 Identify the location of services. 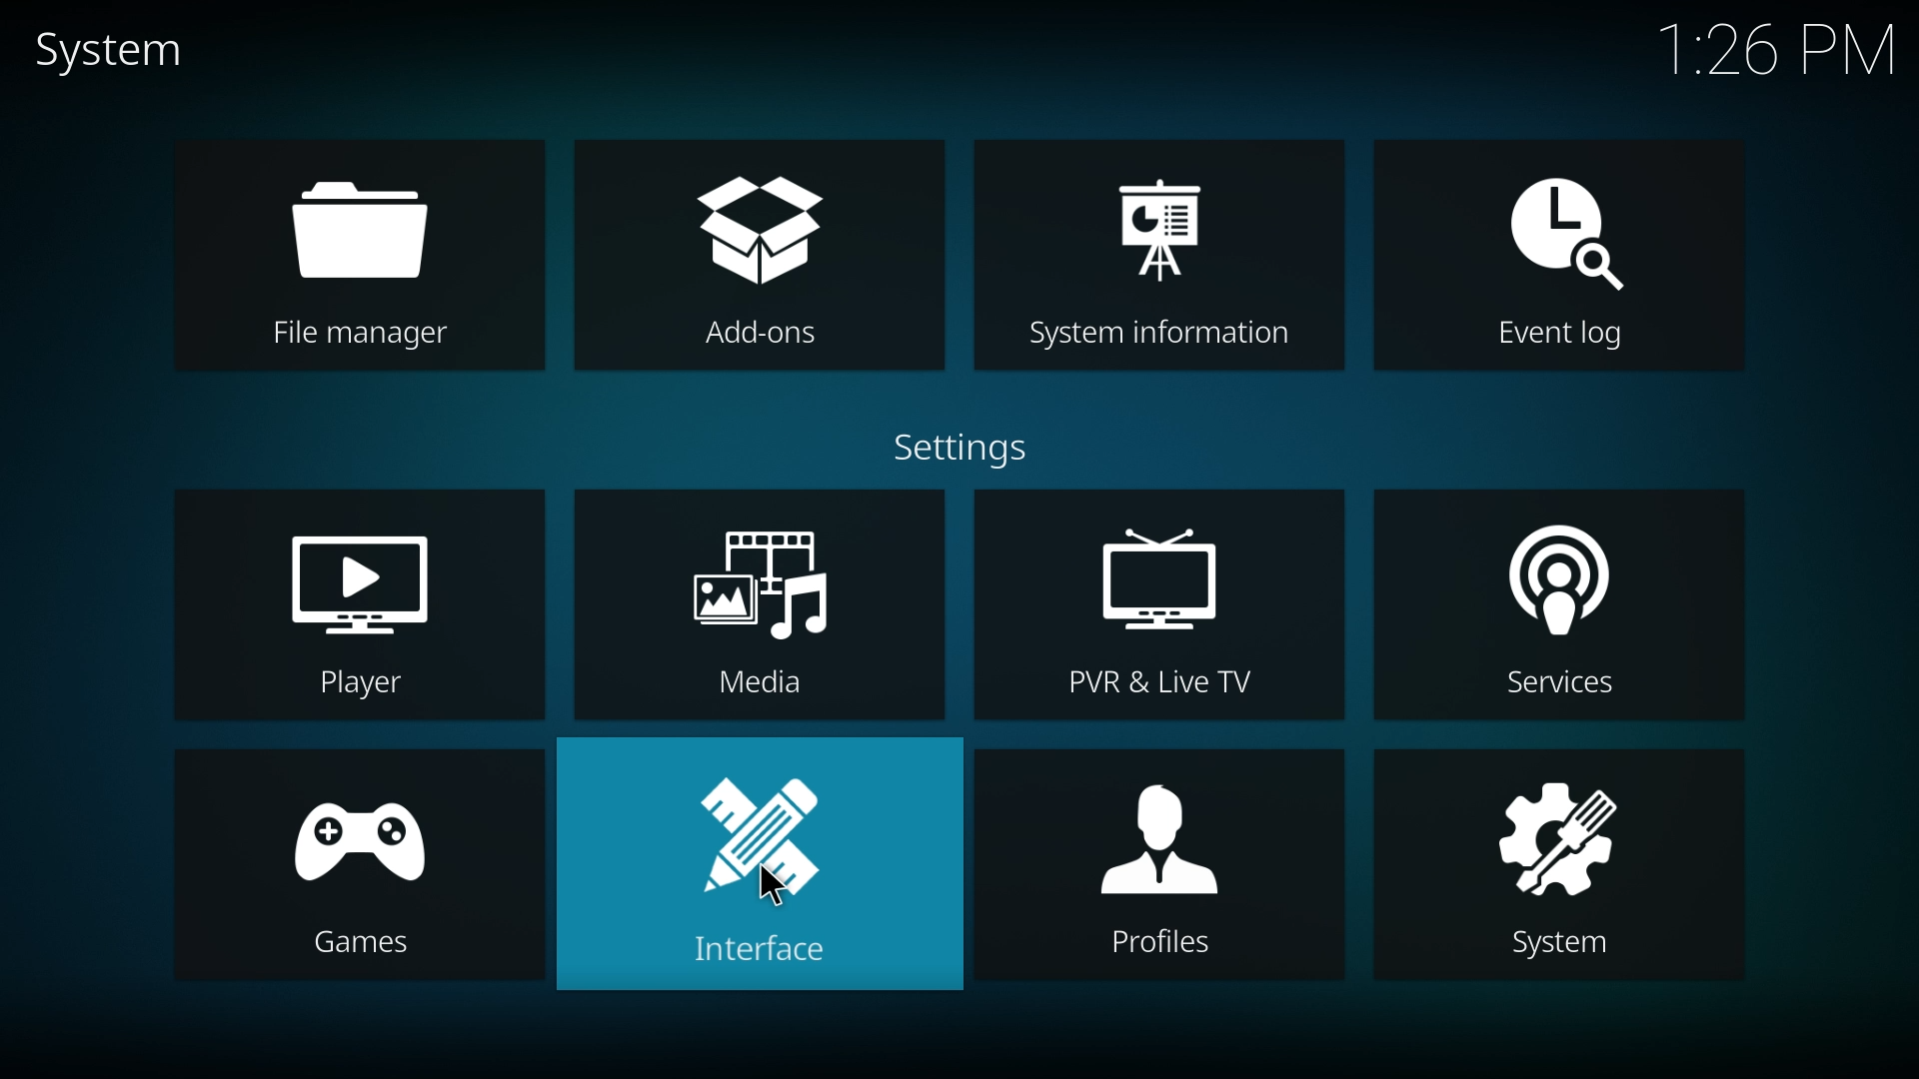
(1556, 603).